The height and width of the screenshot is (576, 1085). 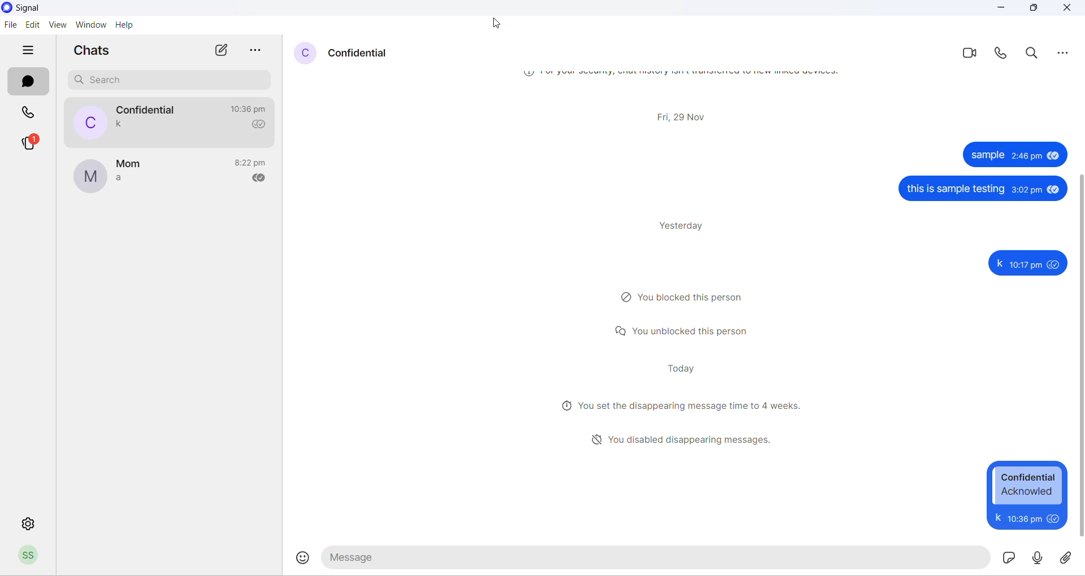 I want to click on seen, so click(x=1053, y=190).